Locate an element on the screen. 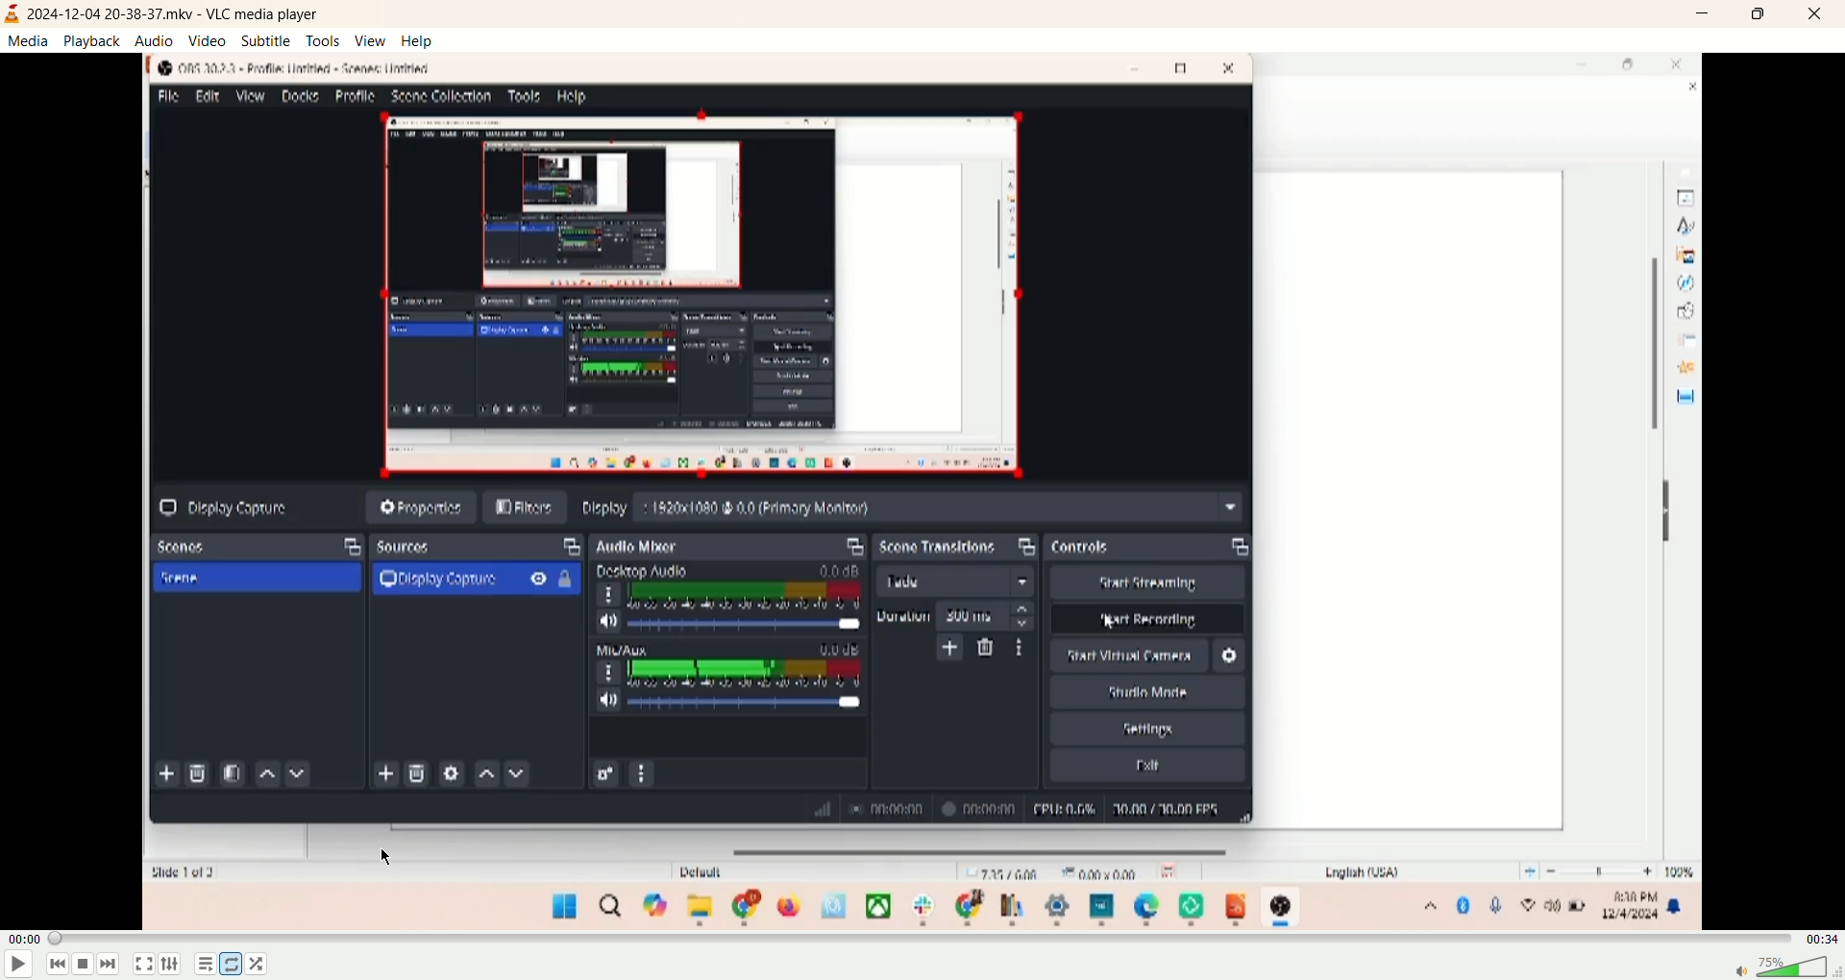 The height and width of the screenshot is (980, 1845). help is located at coordinates (418, 41).